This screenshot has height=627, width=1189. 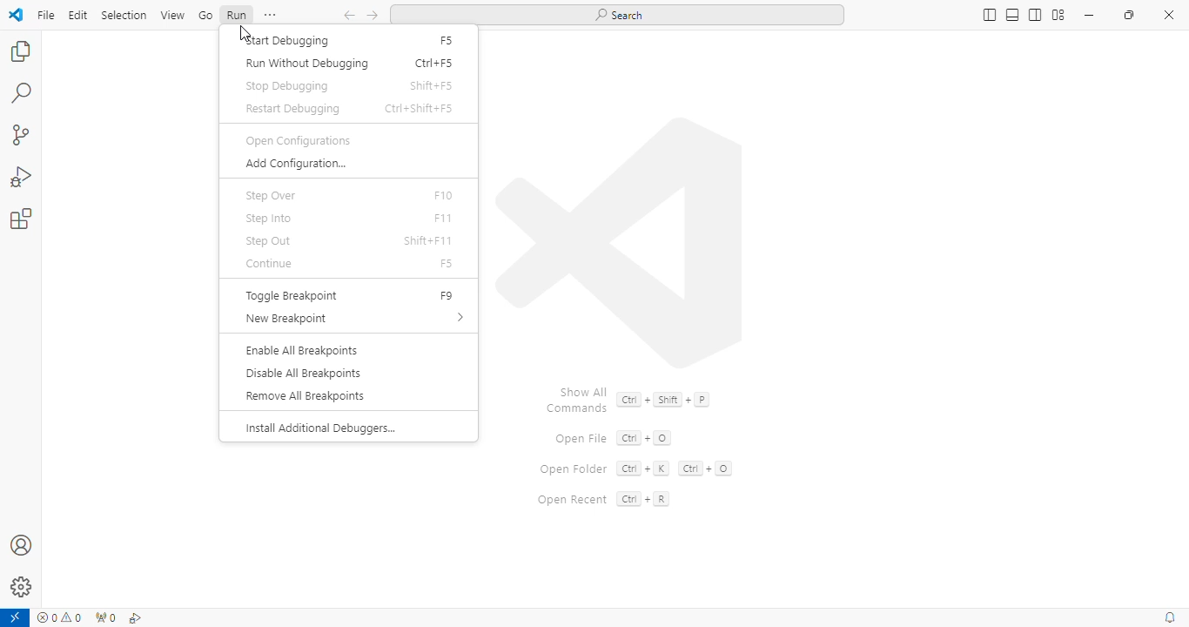 What do you see at coordinates (23, 587) in the screenshot?
I see `manage` at bounding box center [23, 587].